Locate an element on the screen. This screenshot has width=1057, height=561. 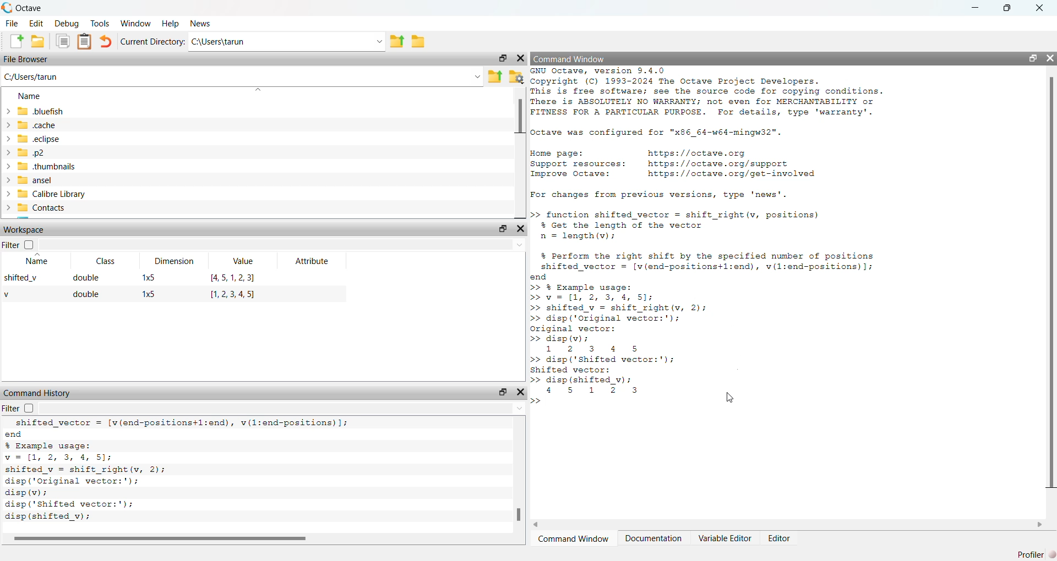
1x5 is located at coordinates (154, 295).